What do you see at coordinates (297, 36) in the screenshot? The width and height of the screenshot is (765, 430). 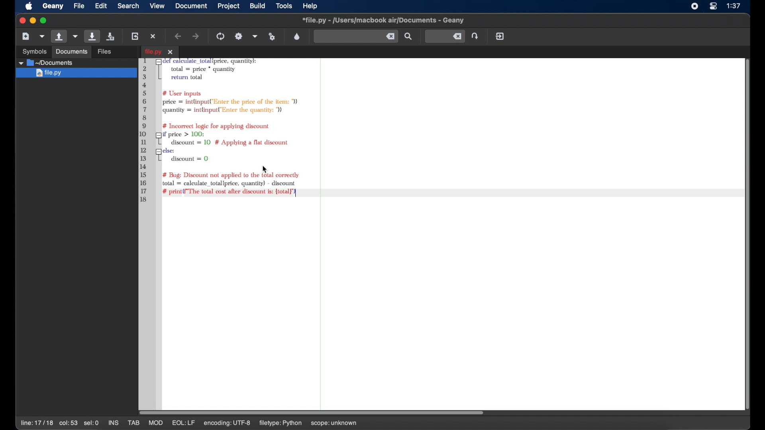 I see `color chooser dialog` at bounding box center [297, 36].